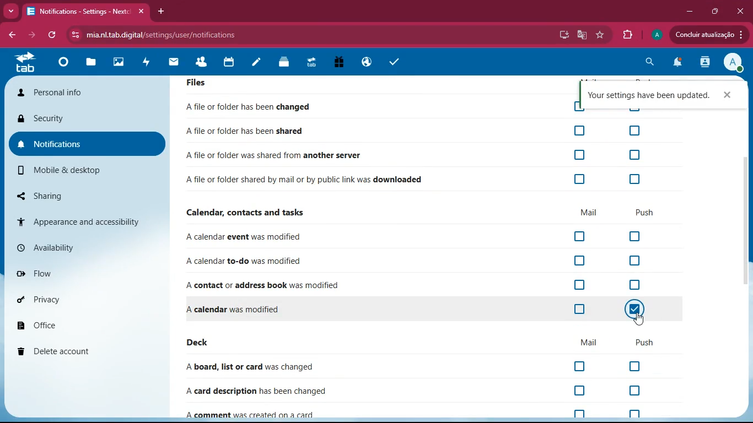  Describe the element at coordinates (230, 64) in the screenshot. I see `calendar` at that location.